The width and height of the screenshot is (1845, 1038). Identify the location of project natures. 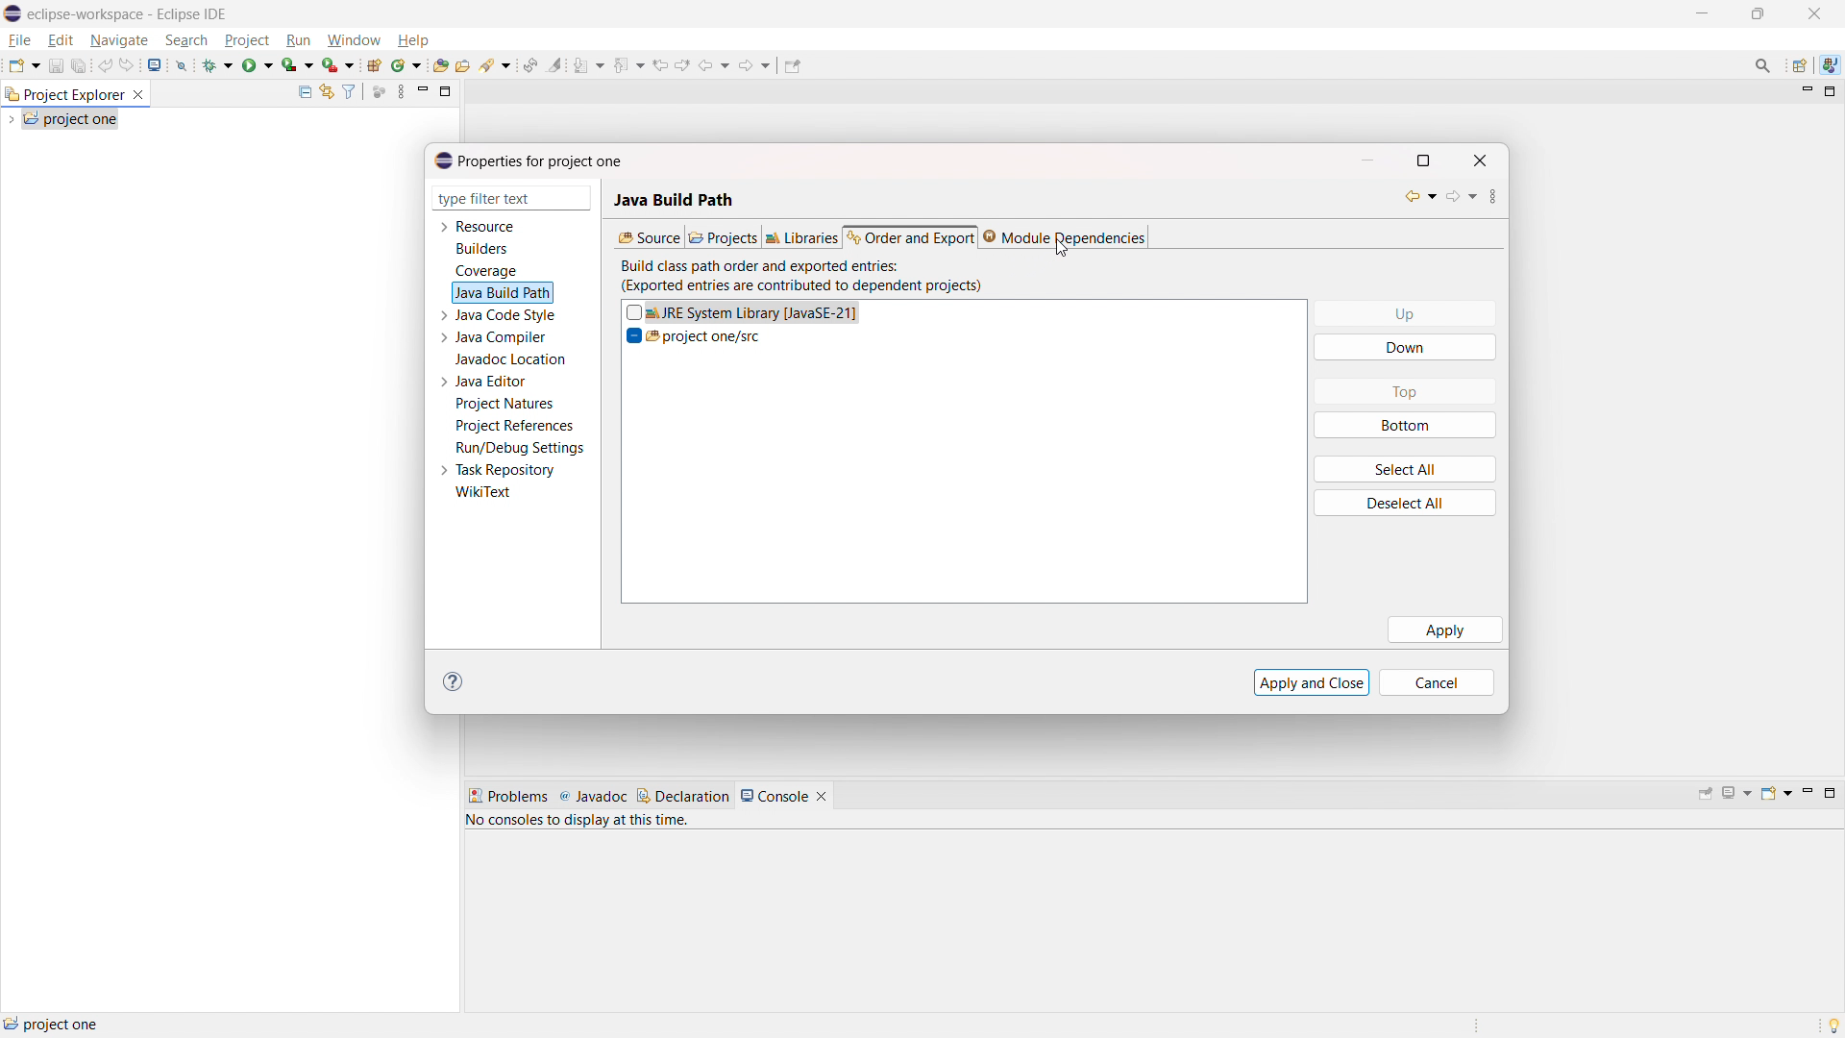
(505, 404).